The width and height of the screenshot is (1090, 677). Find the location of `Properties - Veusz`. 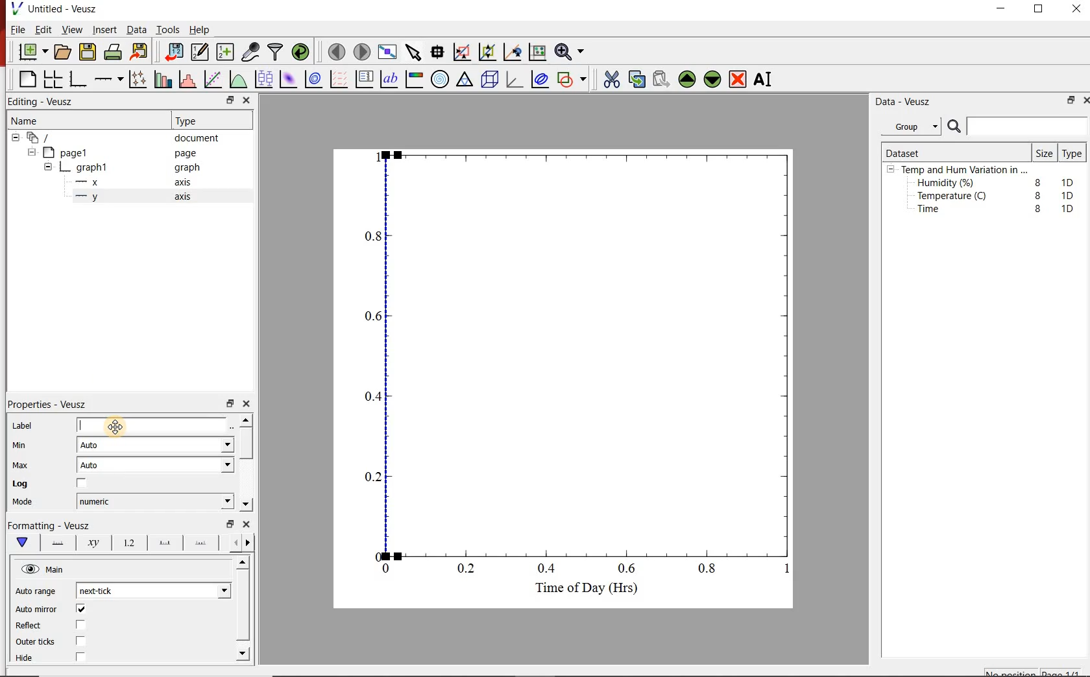

Properties - Veusz is located at coordinates (54, 402).